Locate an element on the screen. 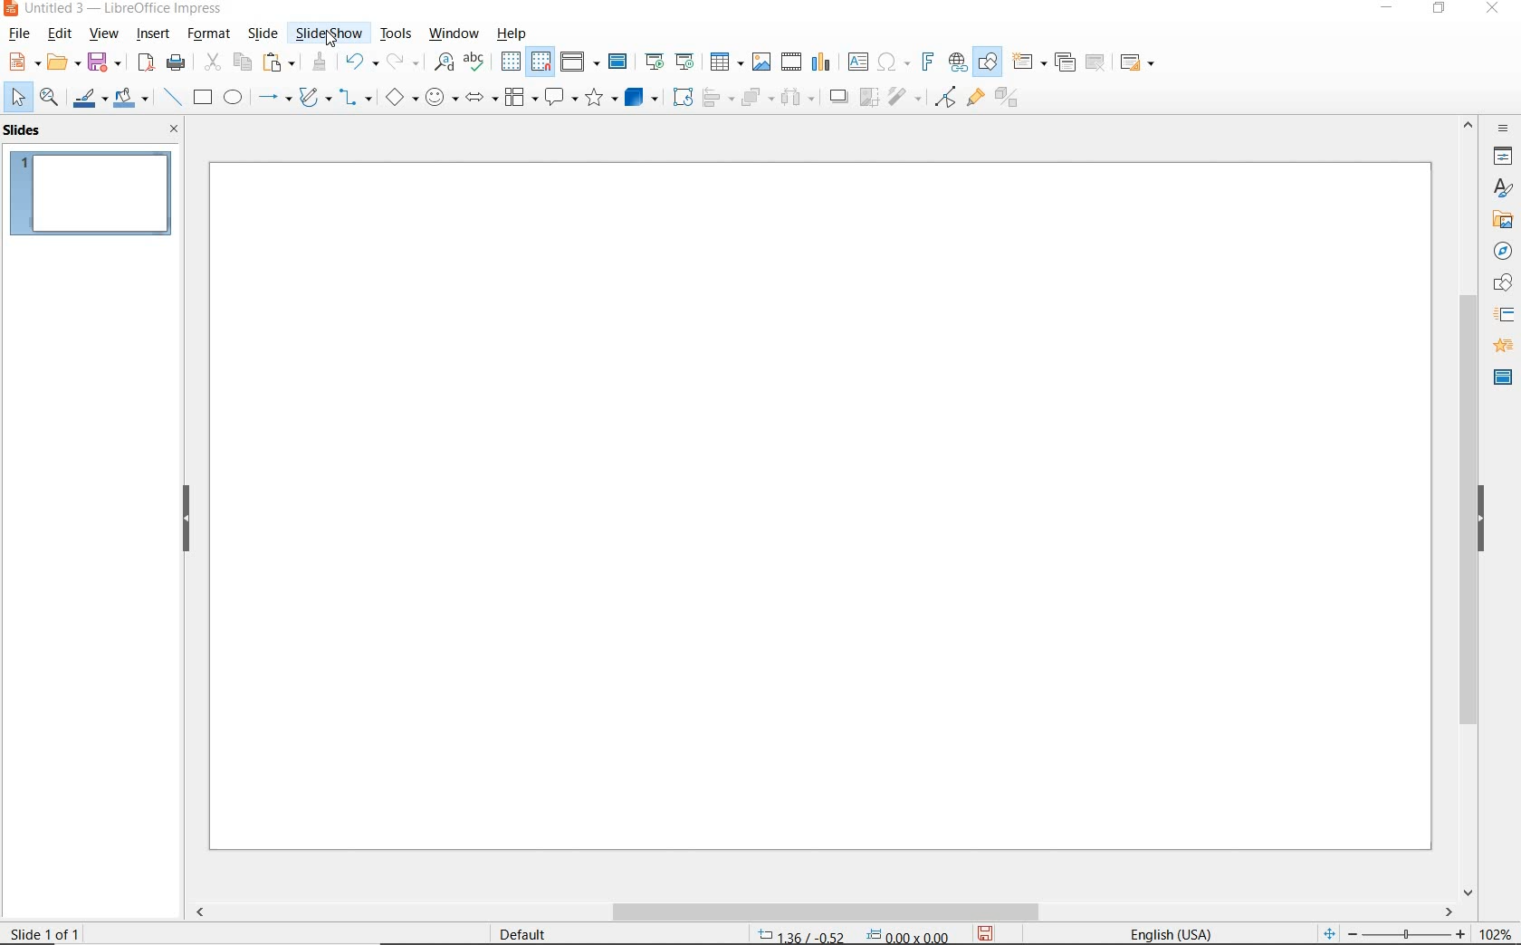 This screenshot has width=1521, height=945. HIDE is located at coordinates (1484, 519).